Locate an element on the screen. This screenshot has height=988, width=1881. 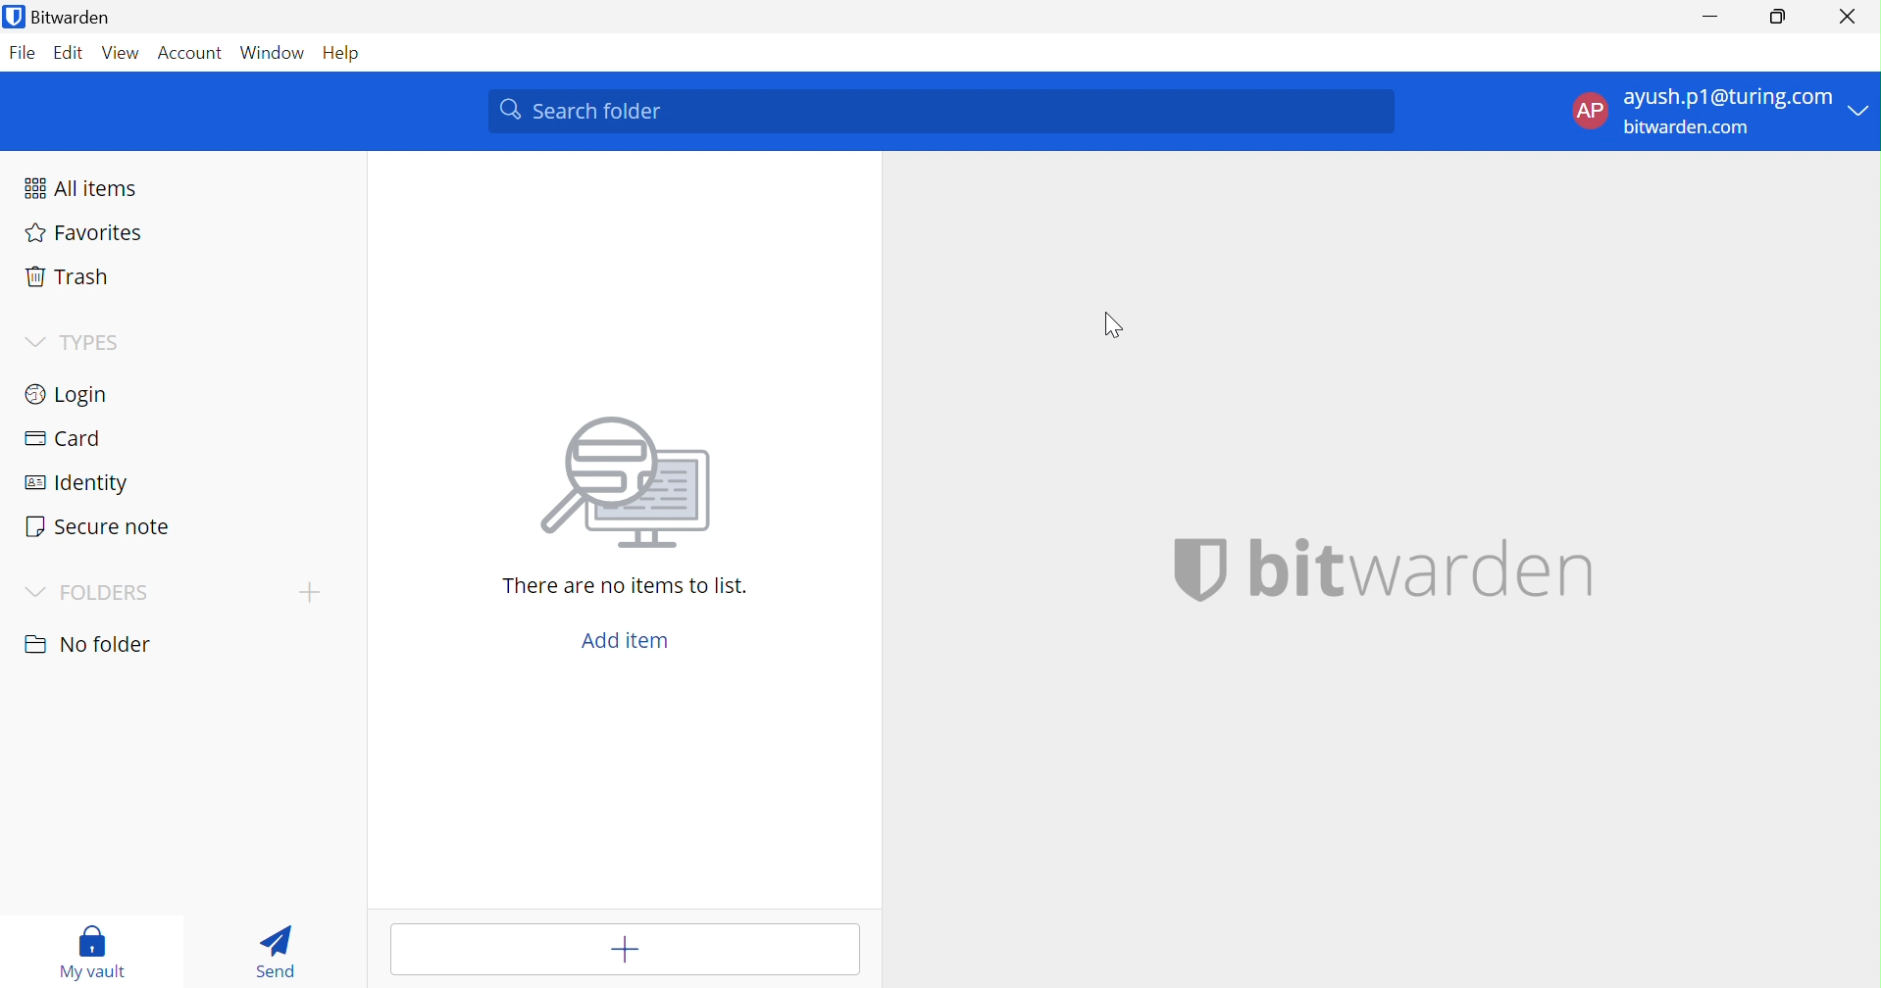
searching for file vector image is located at coordinates (617, 485).